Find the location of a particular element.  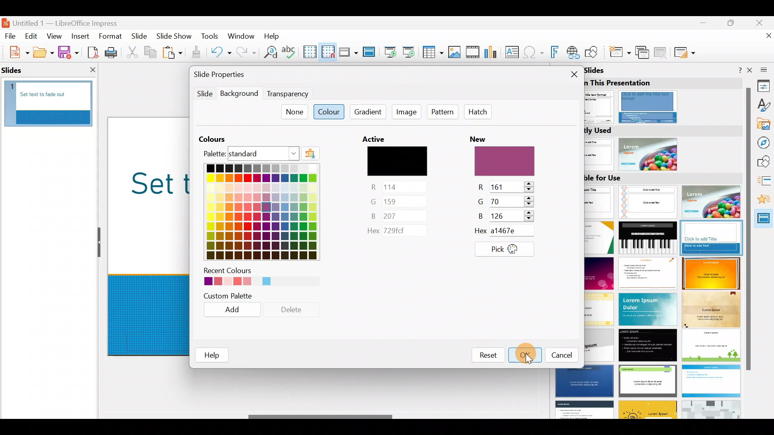

Background is located at coordinates (240, 94).